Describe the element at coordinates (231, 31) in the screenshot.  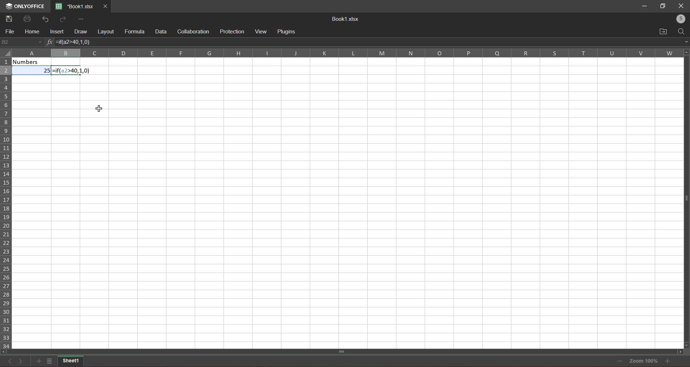
I see `protection` at that location.